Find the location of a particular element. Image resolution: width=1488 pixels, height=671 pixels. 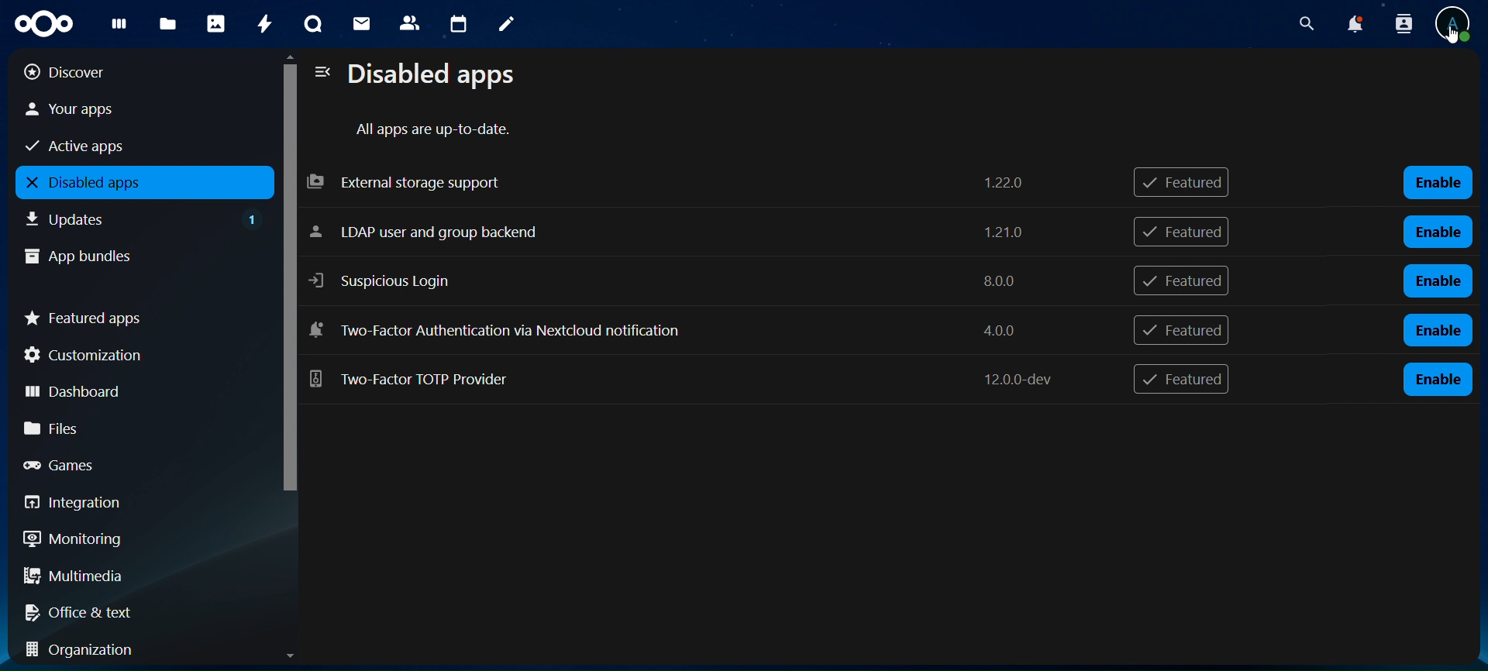

disabled apps is located at coordinates (140, 183).